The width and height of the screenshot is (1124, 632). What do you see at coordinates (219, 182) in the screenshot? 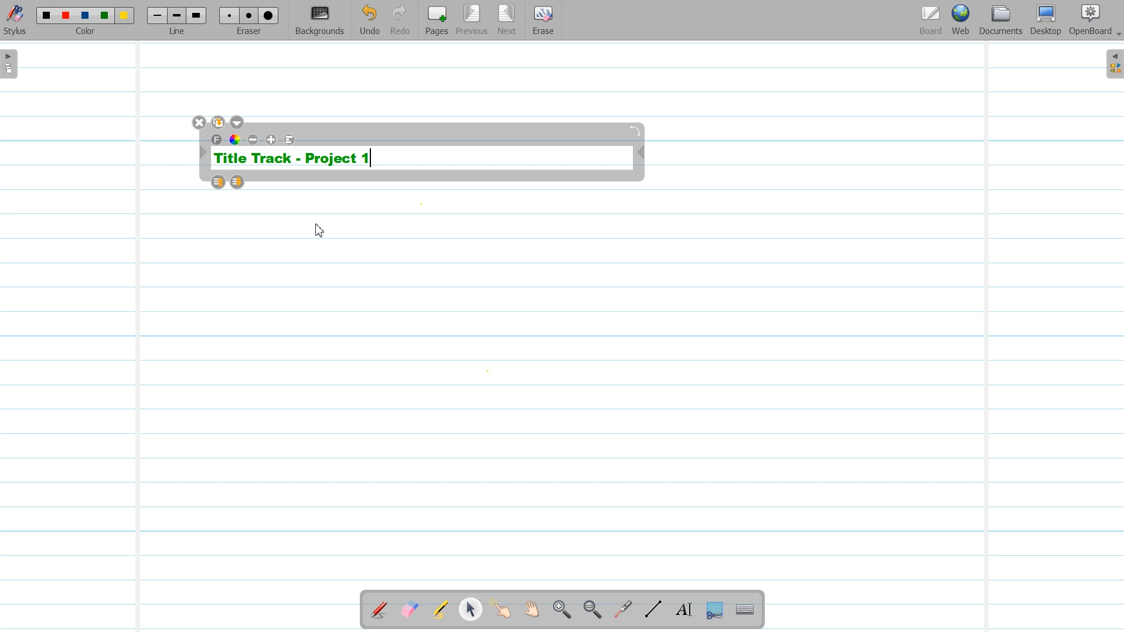
I see `Layer up` at bounding box center [219, 182].